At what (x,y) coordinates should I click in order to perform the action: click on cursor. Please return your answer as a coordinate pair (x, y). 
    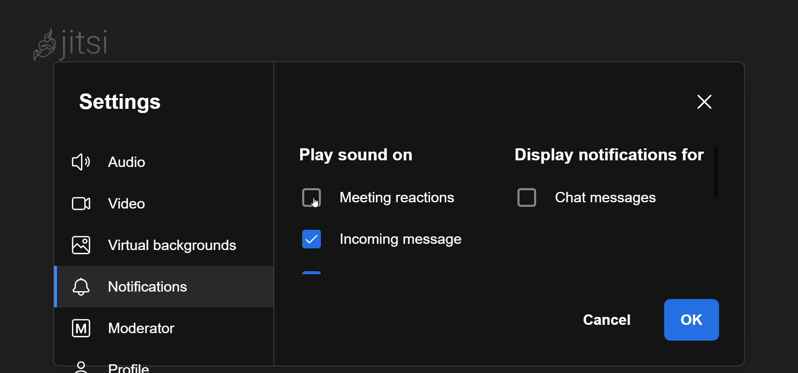
    Looking at the image, I should click on (326, 202).